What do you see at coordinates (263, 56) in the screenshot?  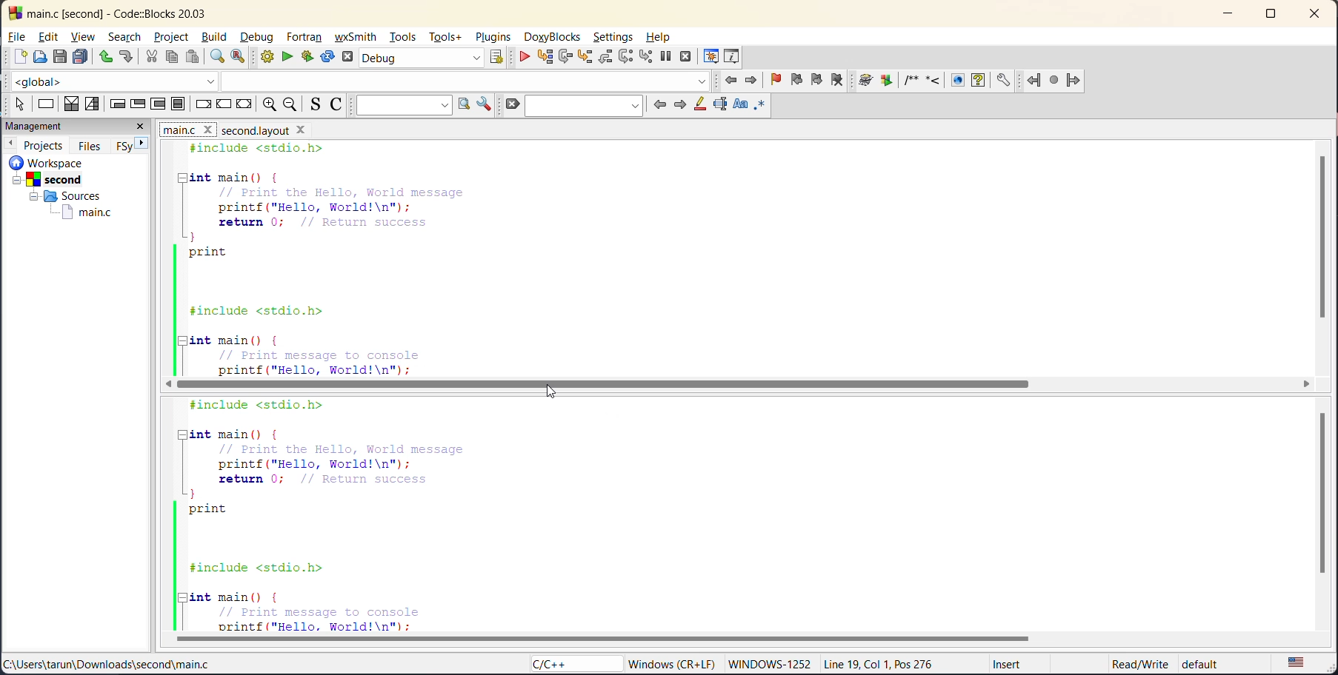 I see `build` at bounding box center [263, 56].